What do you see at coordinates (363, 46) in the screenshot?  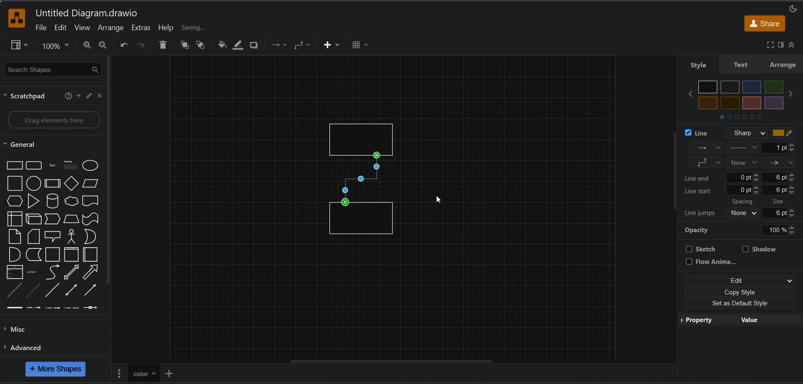 I see `table` at bounding box center [363, 46].